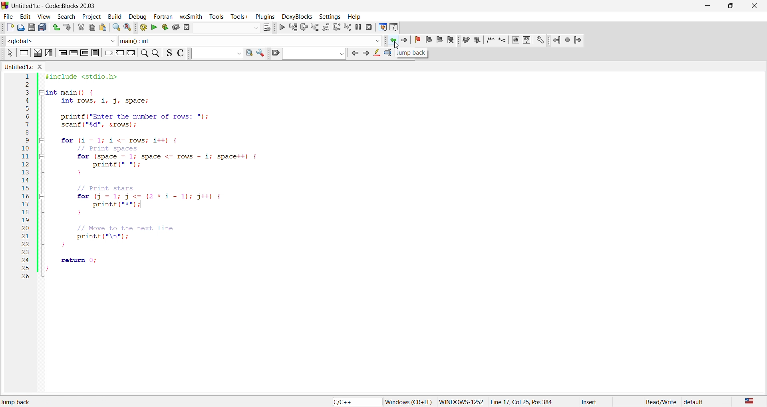  What do you see at coordinates (354, 53) in the screenshot?
I see `icon` at bounding box center [354, 53].